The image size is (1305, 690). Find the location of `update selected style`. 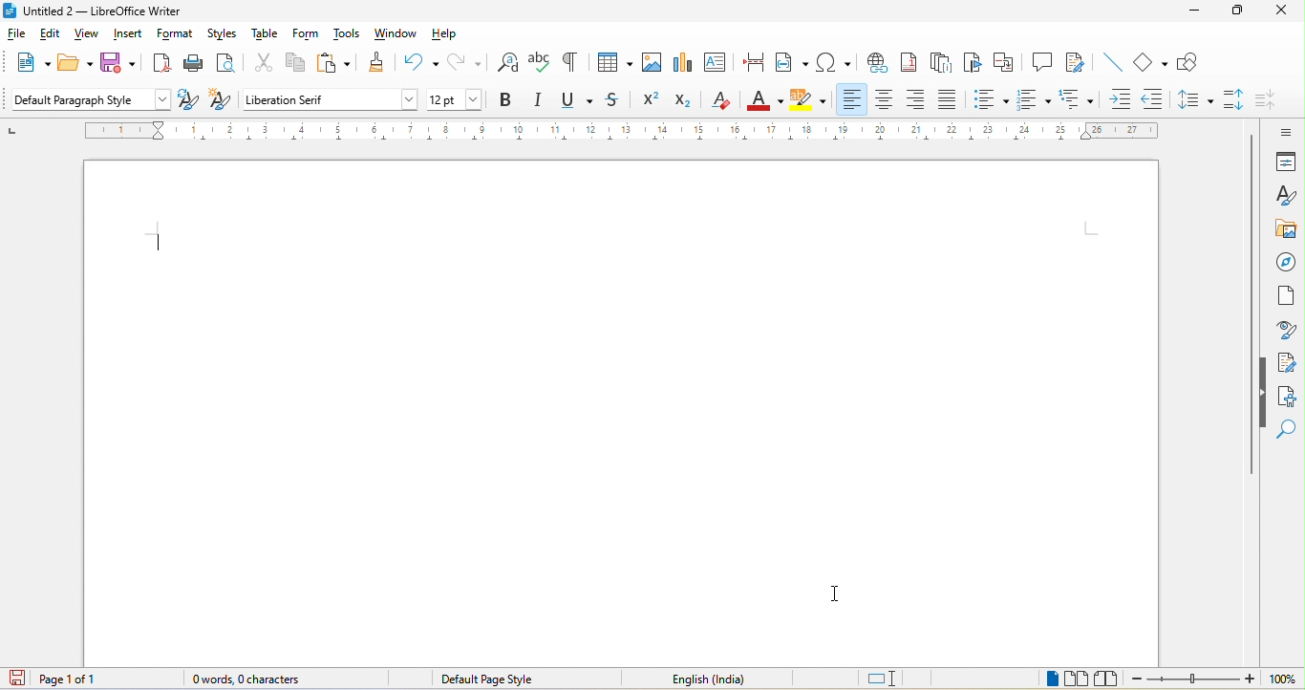

update selected style is located at coordinates (186, 101).